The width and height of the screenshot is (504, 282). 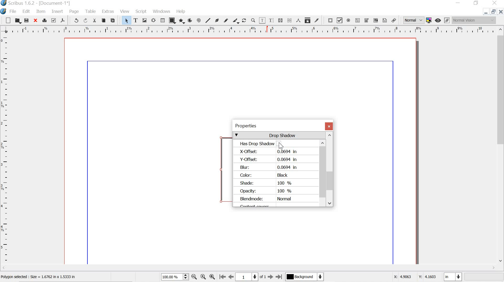 I want to click on go to next page, so click(x=270, y=278).